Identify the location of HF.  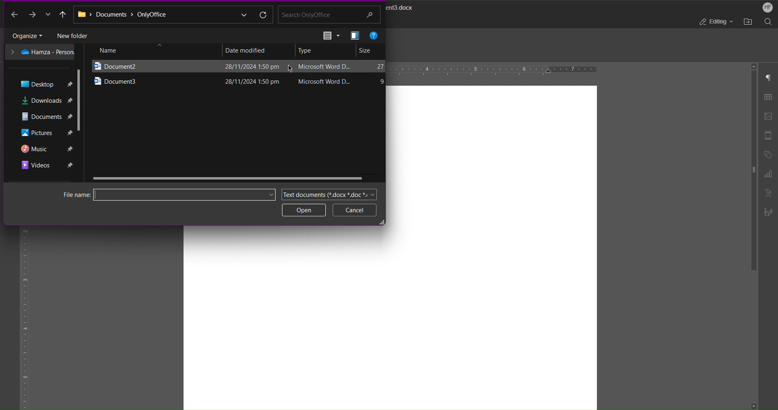
(767, 7).